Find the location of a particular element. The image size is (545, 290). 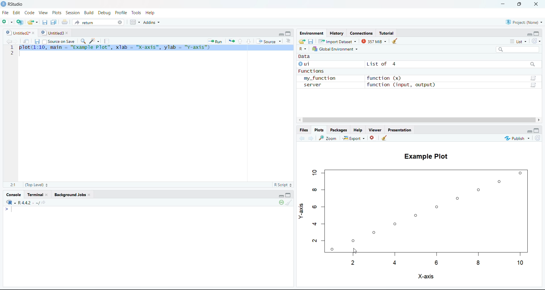

Y-axis is located at coordinates (301, 211).